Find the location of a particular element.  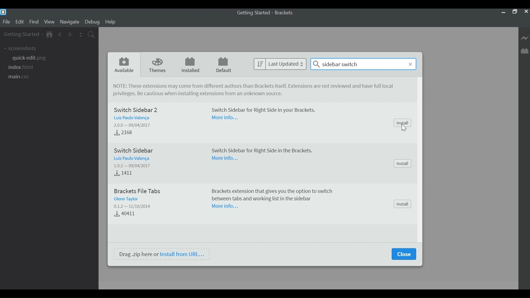

Switch Sidebar for right side in your Brackets is located at coordinates (262, 111).